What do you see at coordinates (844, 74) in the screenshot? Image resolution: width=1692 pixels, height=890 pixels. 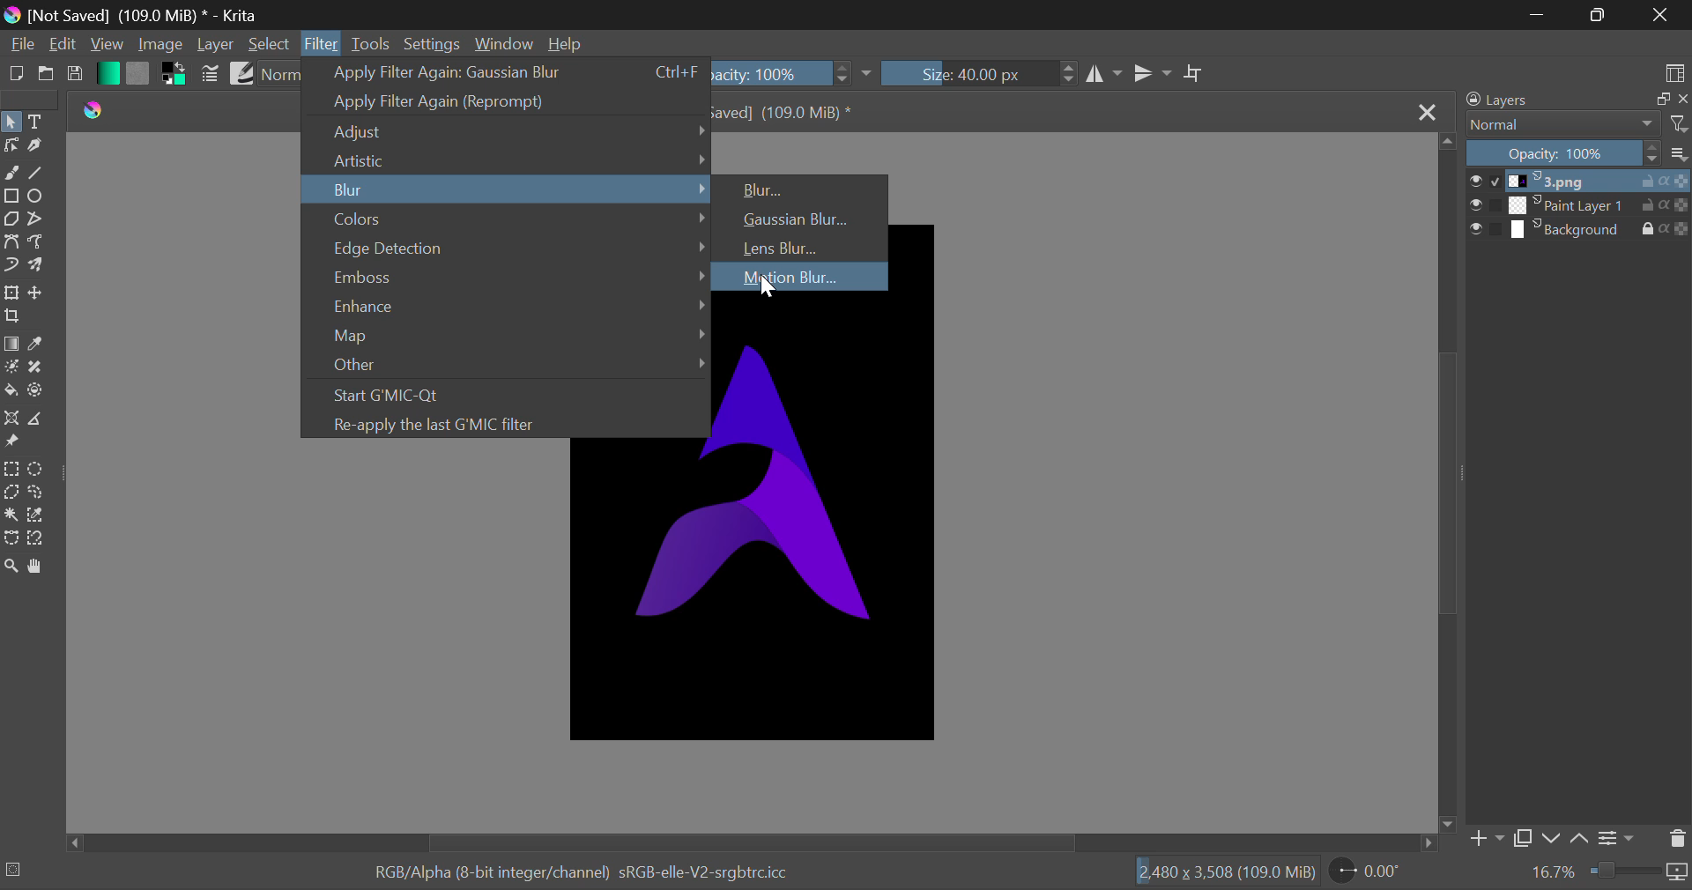 I see `increase or decrease opacity` at bounding box center [844, 74].